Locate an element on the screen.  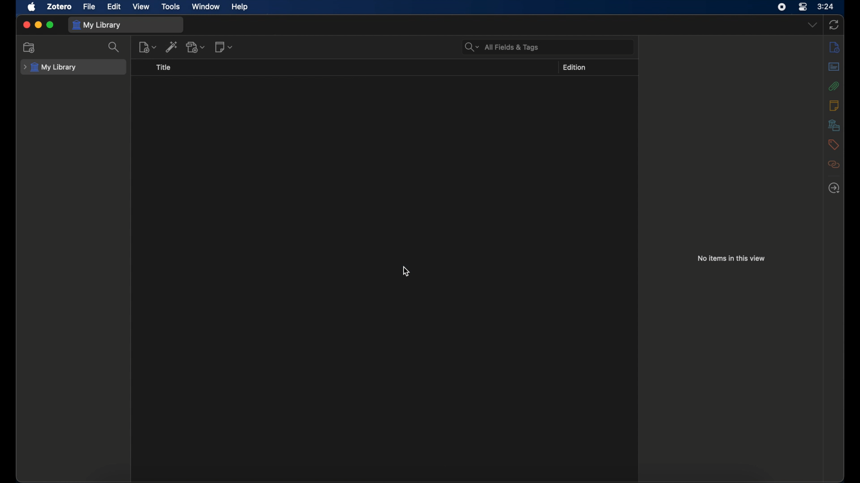
view is located at coordinates (141, 7).